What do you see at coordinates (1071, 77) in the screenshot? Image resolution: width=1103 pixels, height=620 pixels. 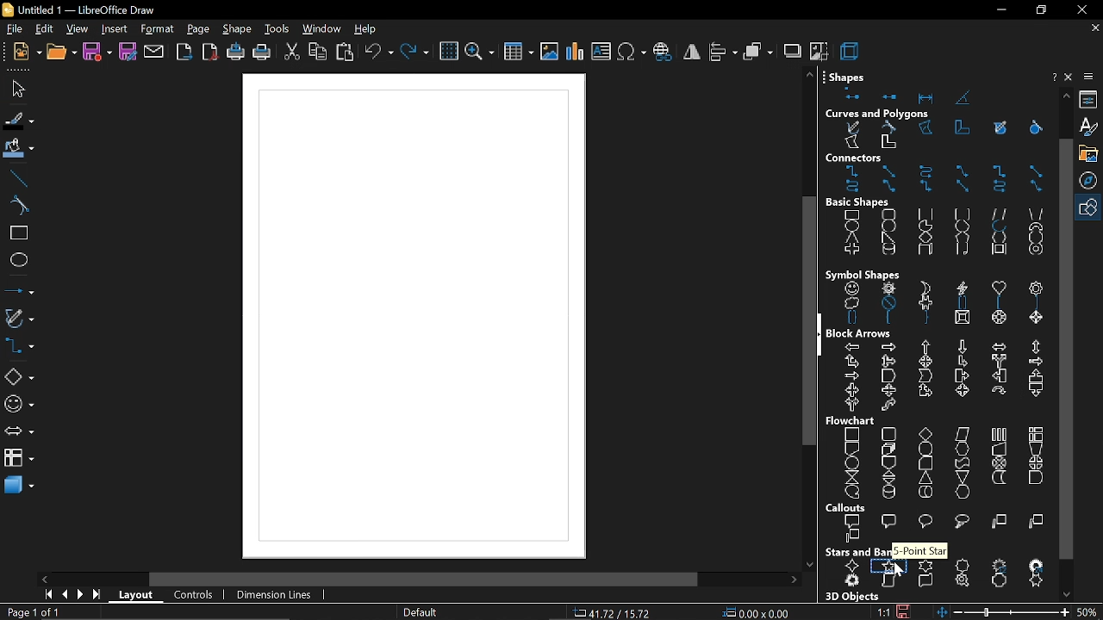 I see `close` at bounding box center [1071, 77].